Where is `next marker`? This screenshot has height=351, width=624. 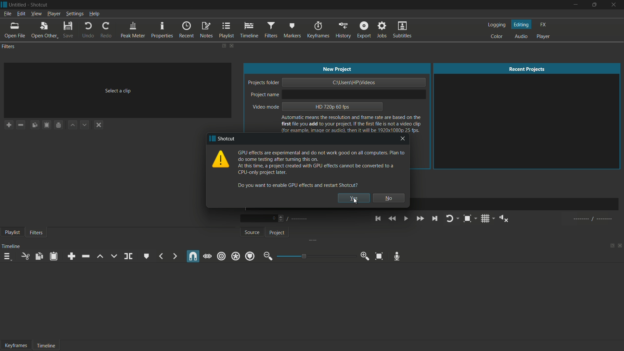 next marker is located at coordinates (174, 256).